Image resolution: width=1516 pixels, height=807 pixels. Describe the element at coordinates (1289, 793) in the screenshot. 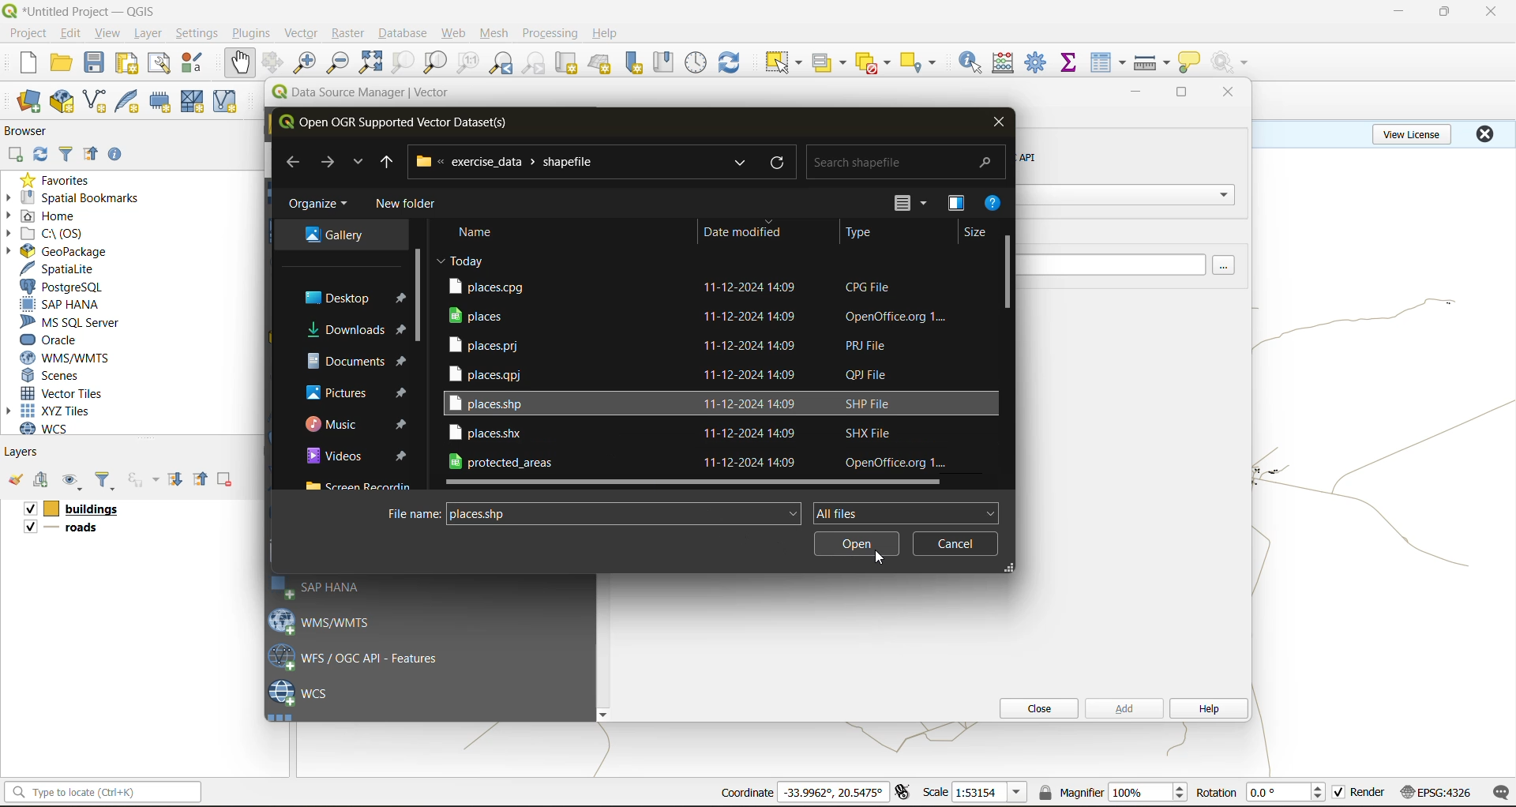

I see `rotation` at that location.